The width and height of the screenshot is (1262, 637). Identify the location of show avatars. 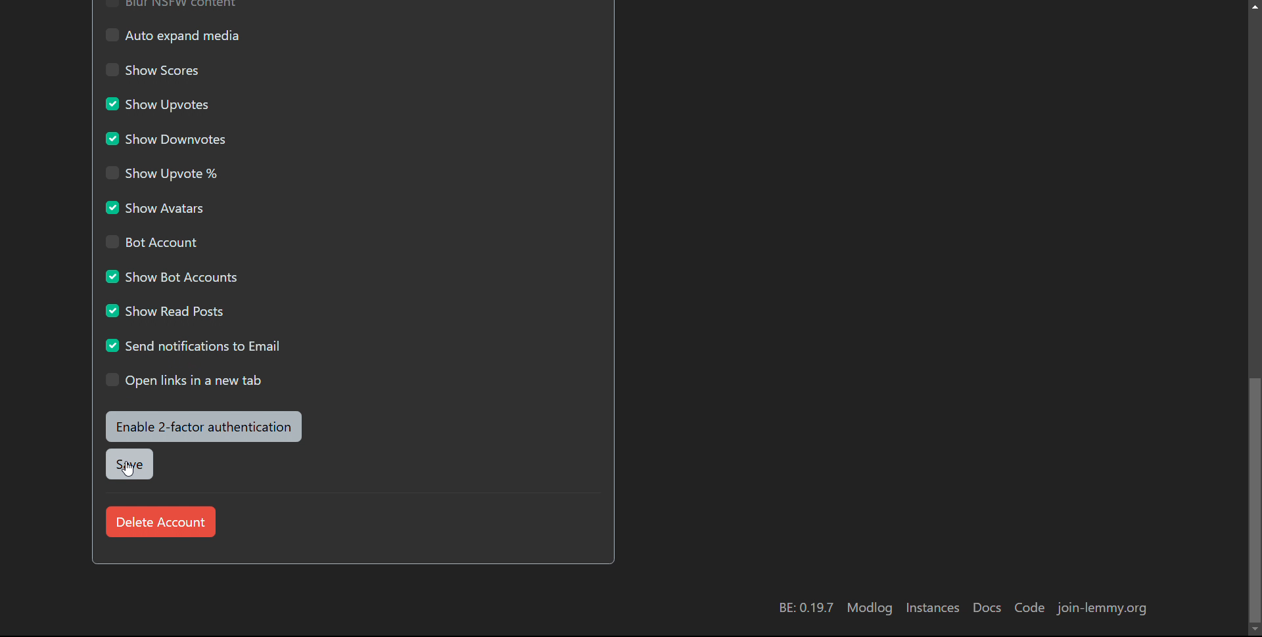
(156, 207).